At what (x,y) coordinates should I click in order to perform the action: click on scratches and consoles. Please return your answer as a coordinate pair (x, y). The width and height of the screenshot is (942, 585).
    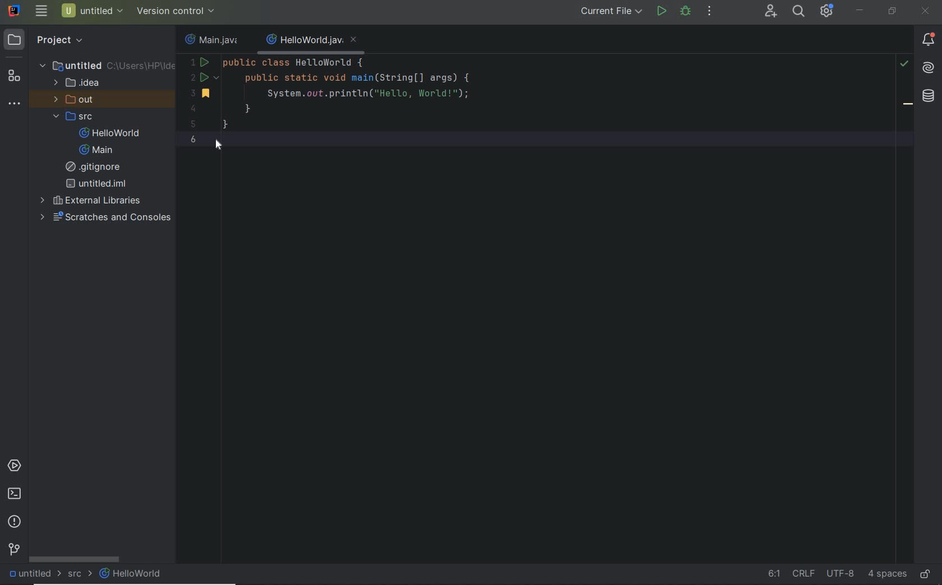
    Looking at the image, I should click on (106, 218).